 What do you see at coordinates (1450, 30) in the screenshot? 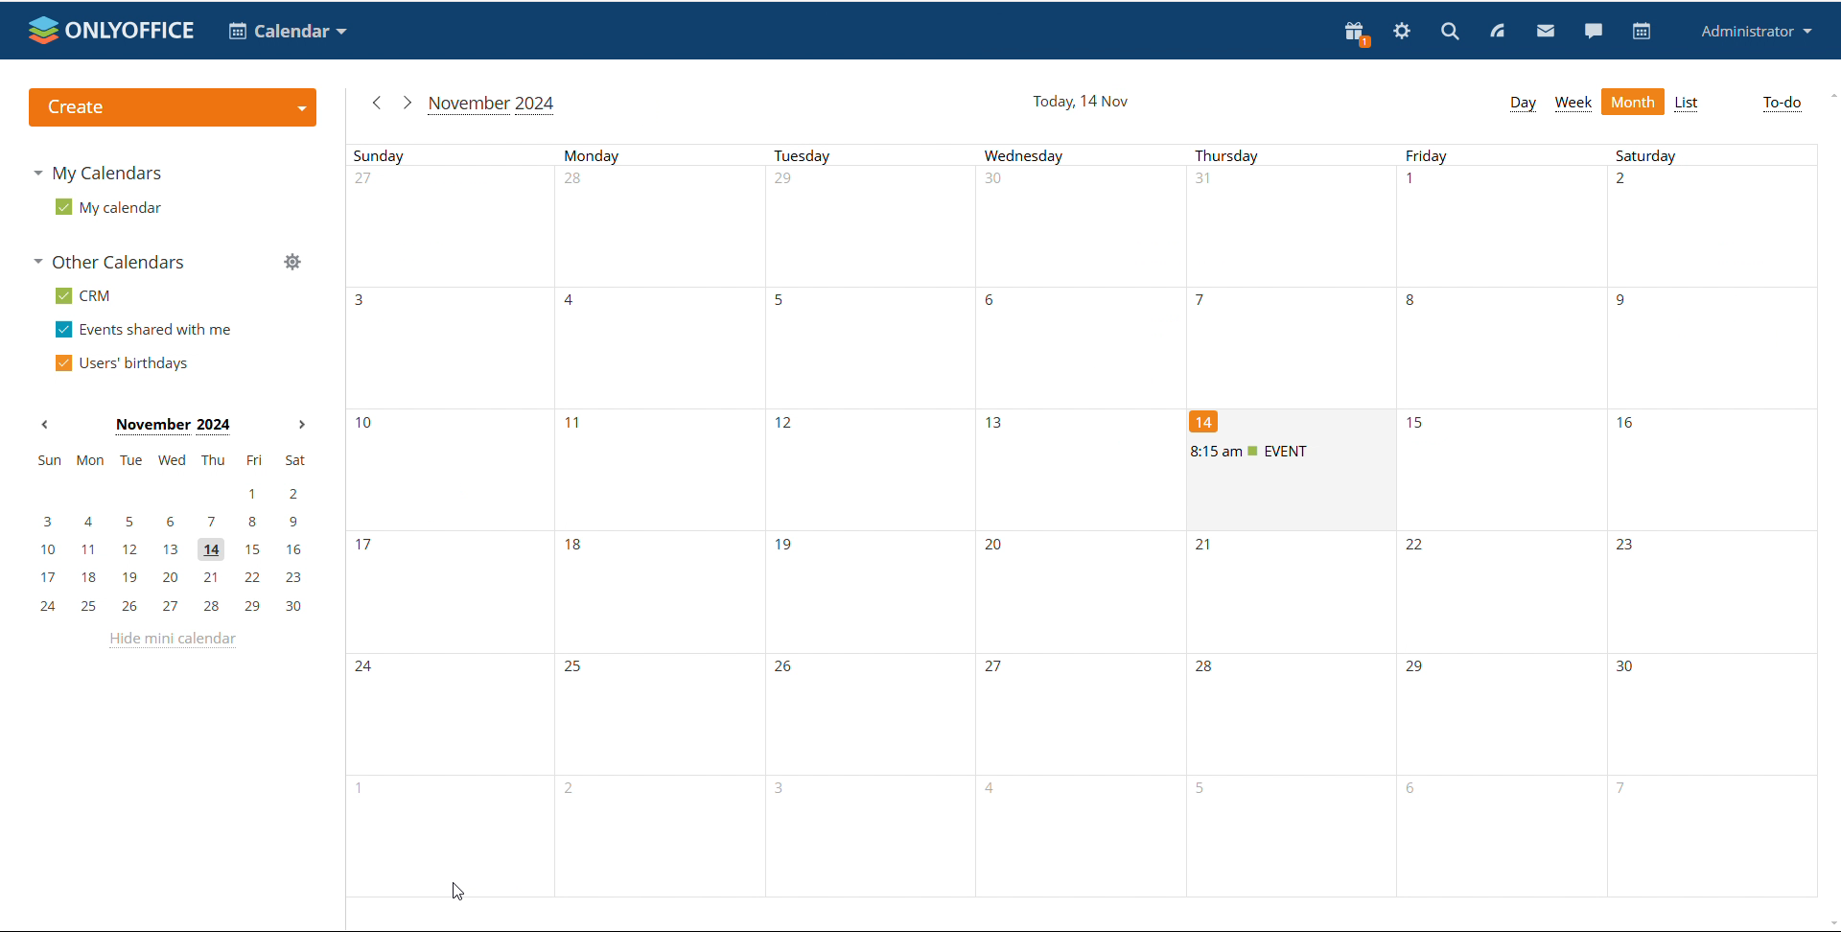
I see `search` at bounding box center [1450, 30].